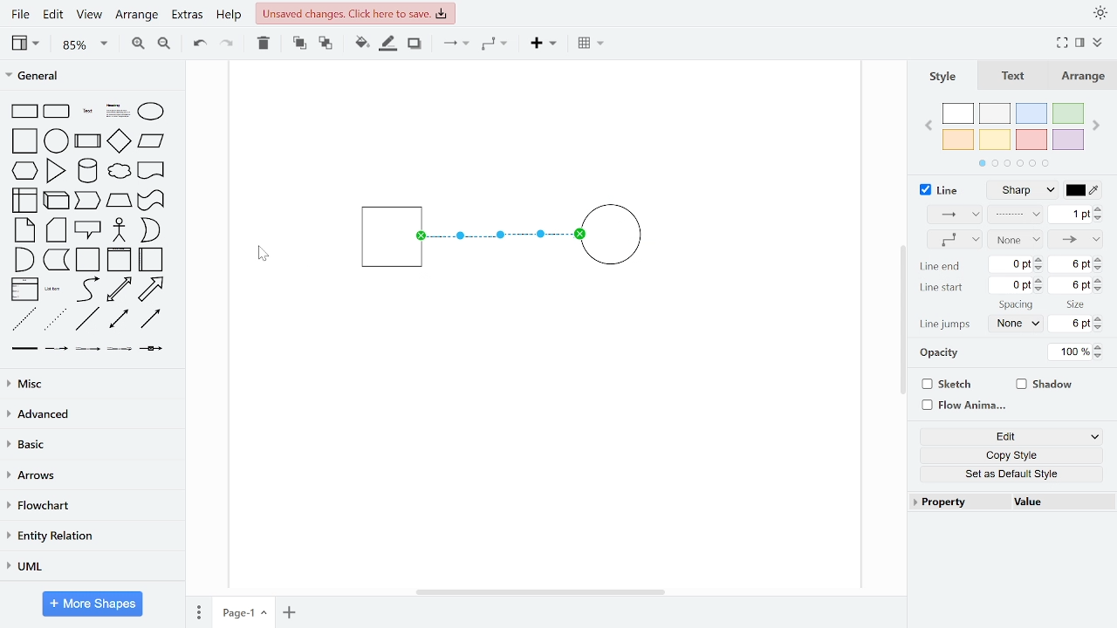 This screenshot has width=1117, height=628. What do you see at coordinates (1012, 454) in the screenshot?
I see `copy style` at bounding box center [1012, 454].